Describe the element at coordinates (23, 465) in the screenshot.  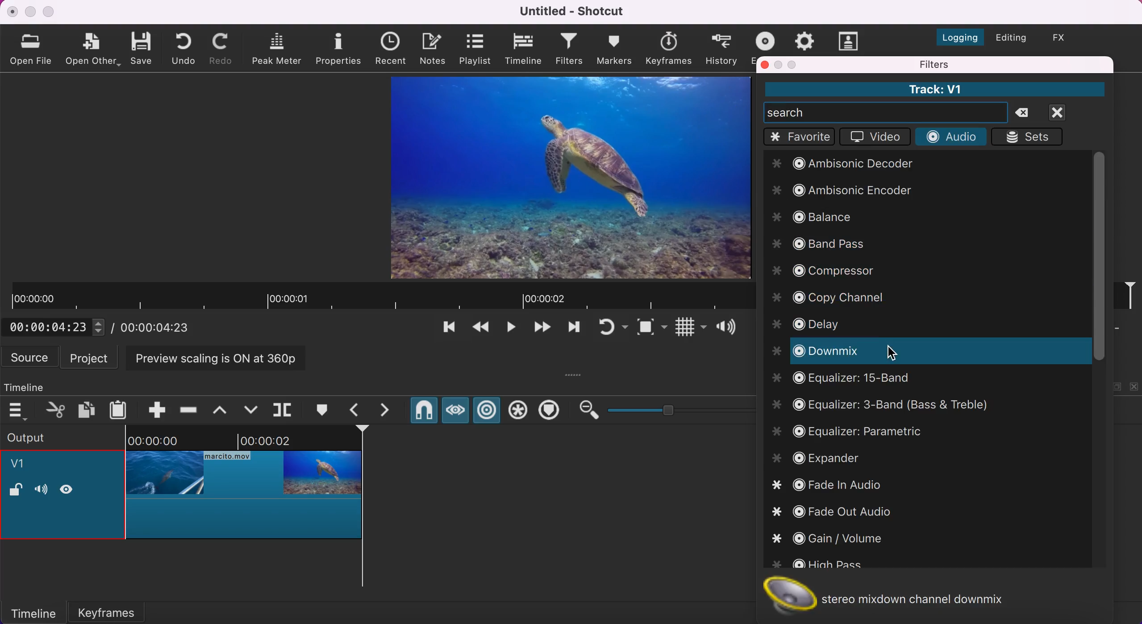
I see `v1` at that location.